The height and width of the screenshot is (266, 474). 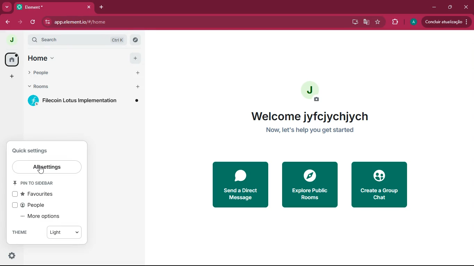 What do you see at coordinates (11, 40) in the screenshot?
I see `profile picture` at bounding box center [11, 40].